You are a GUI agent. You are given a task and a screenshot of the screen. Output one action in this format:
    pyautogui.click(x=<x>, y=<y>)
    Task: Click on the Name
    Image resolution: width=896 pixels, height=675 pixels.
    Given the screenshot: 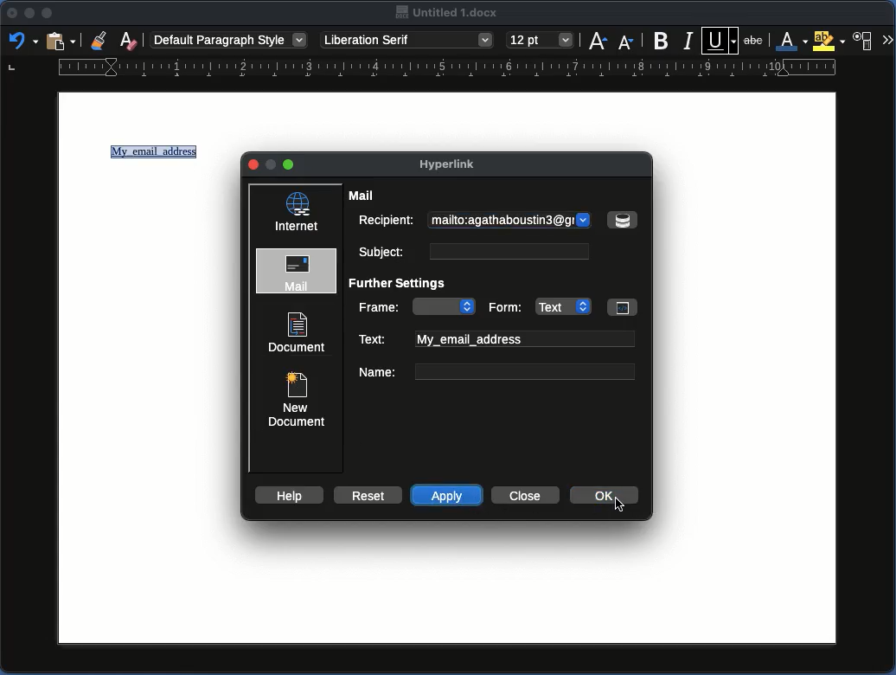 What is the action you would take?
    pyautogui.click(x=496, y=371)
    